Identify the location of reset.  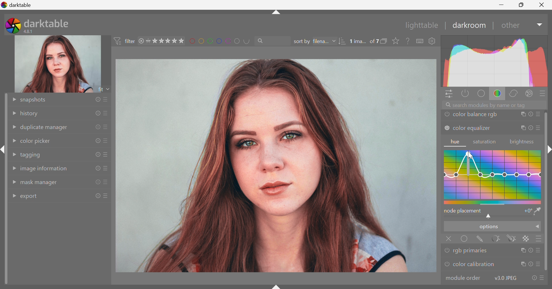
(96, 141).